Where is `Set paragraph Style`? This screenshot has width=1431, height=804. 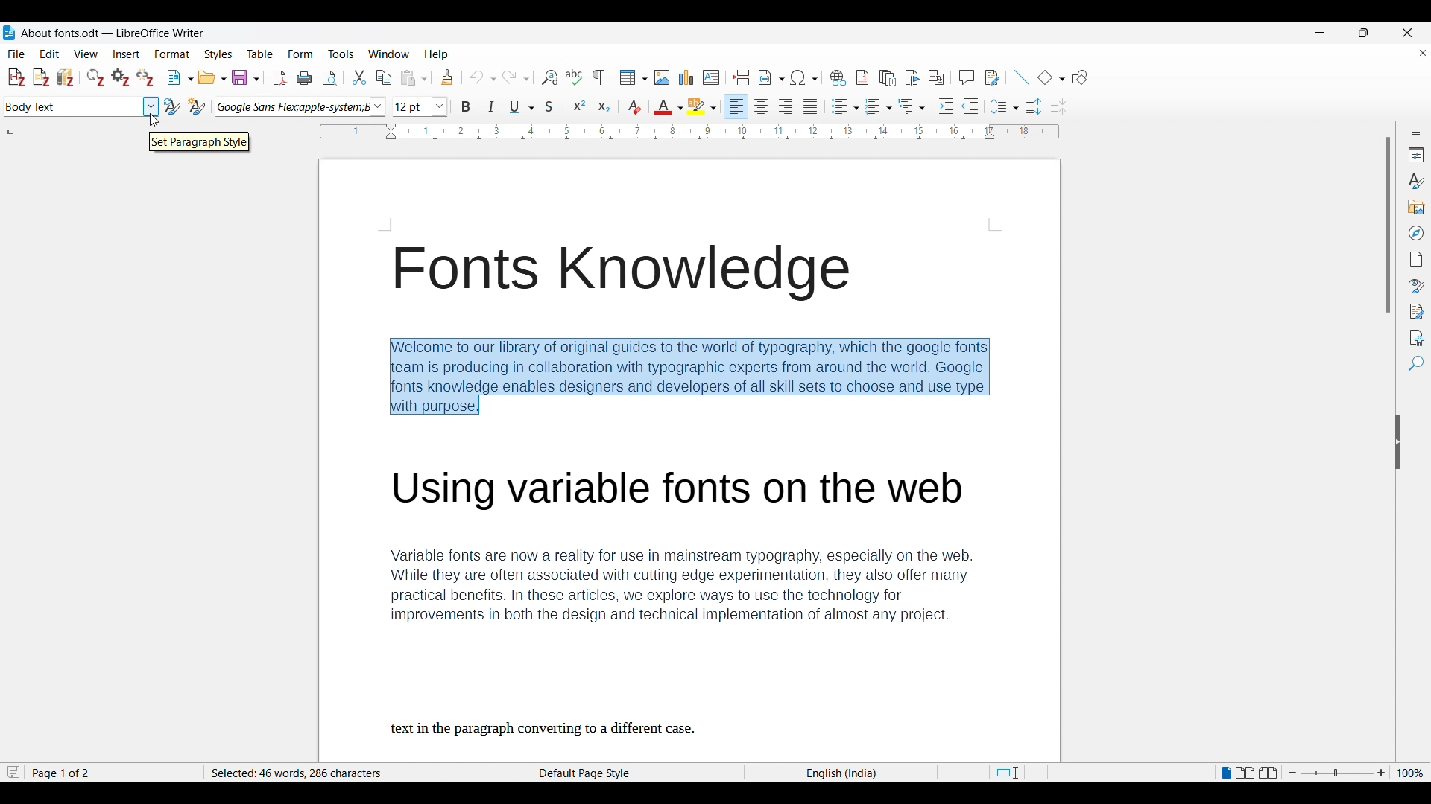
Set paragraph Style is located at coordinates (199, 142).